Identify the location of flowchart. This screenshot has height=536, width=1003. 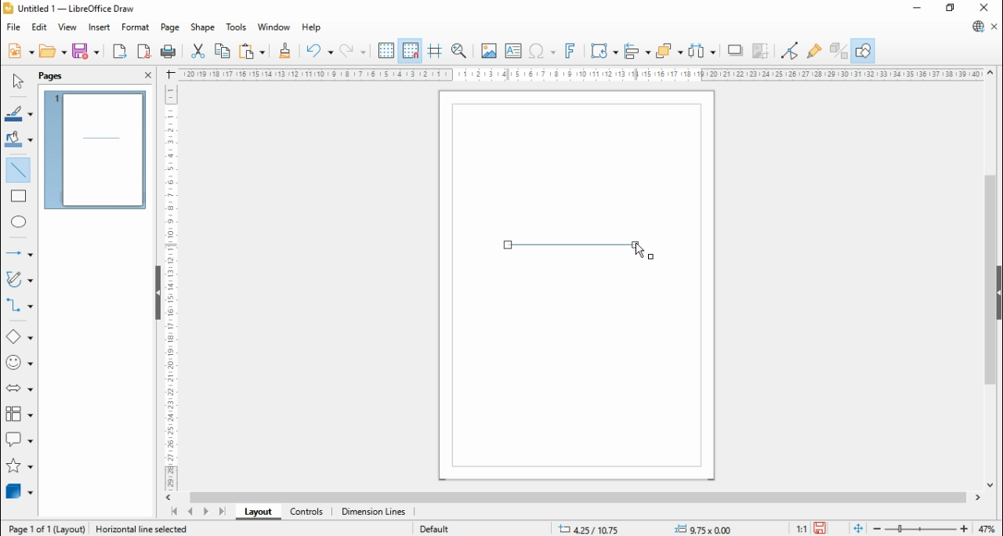
(19, 415).